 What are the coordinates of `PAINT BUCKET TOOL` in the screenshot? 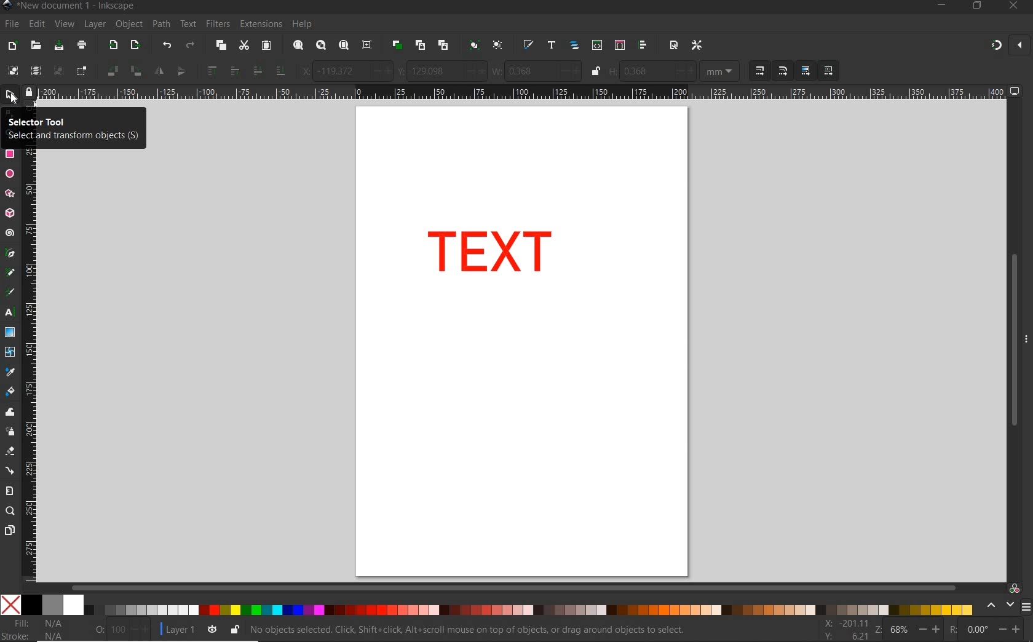 It's located at (10, 392).